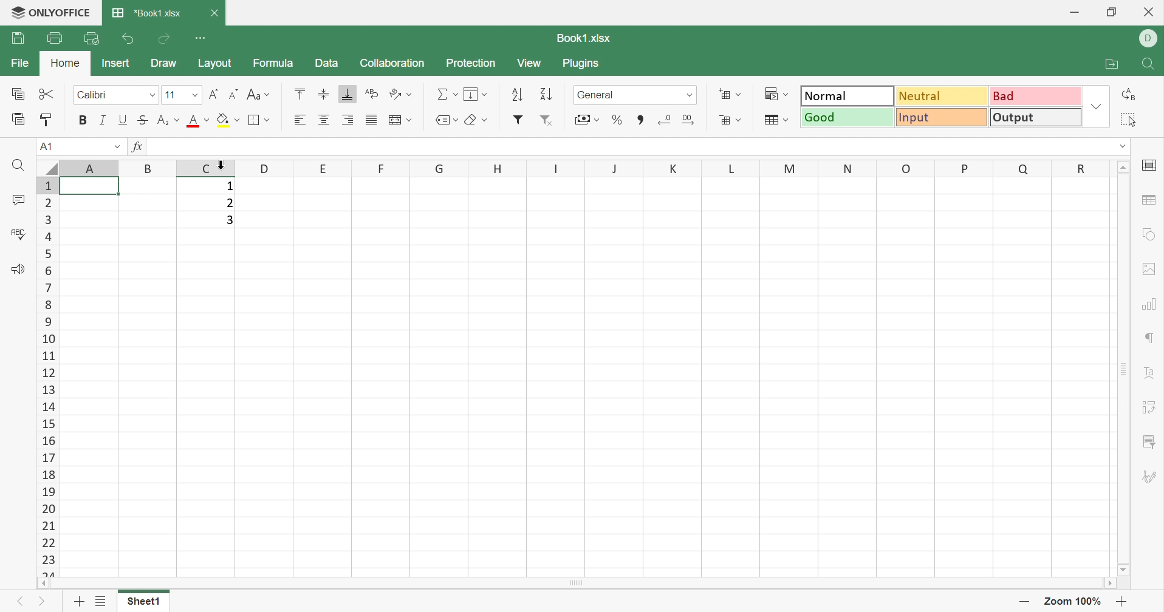  I want to click on Decrement font size, so click(234, 93).